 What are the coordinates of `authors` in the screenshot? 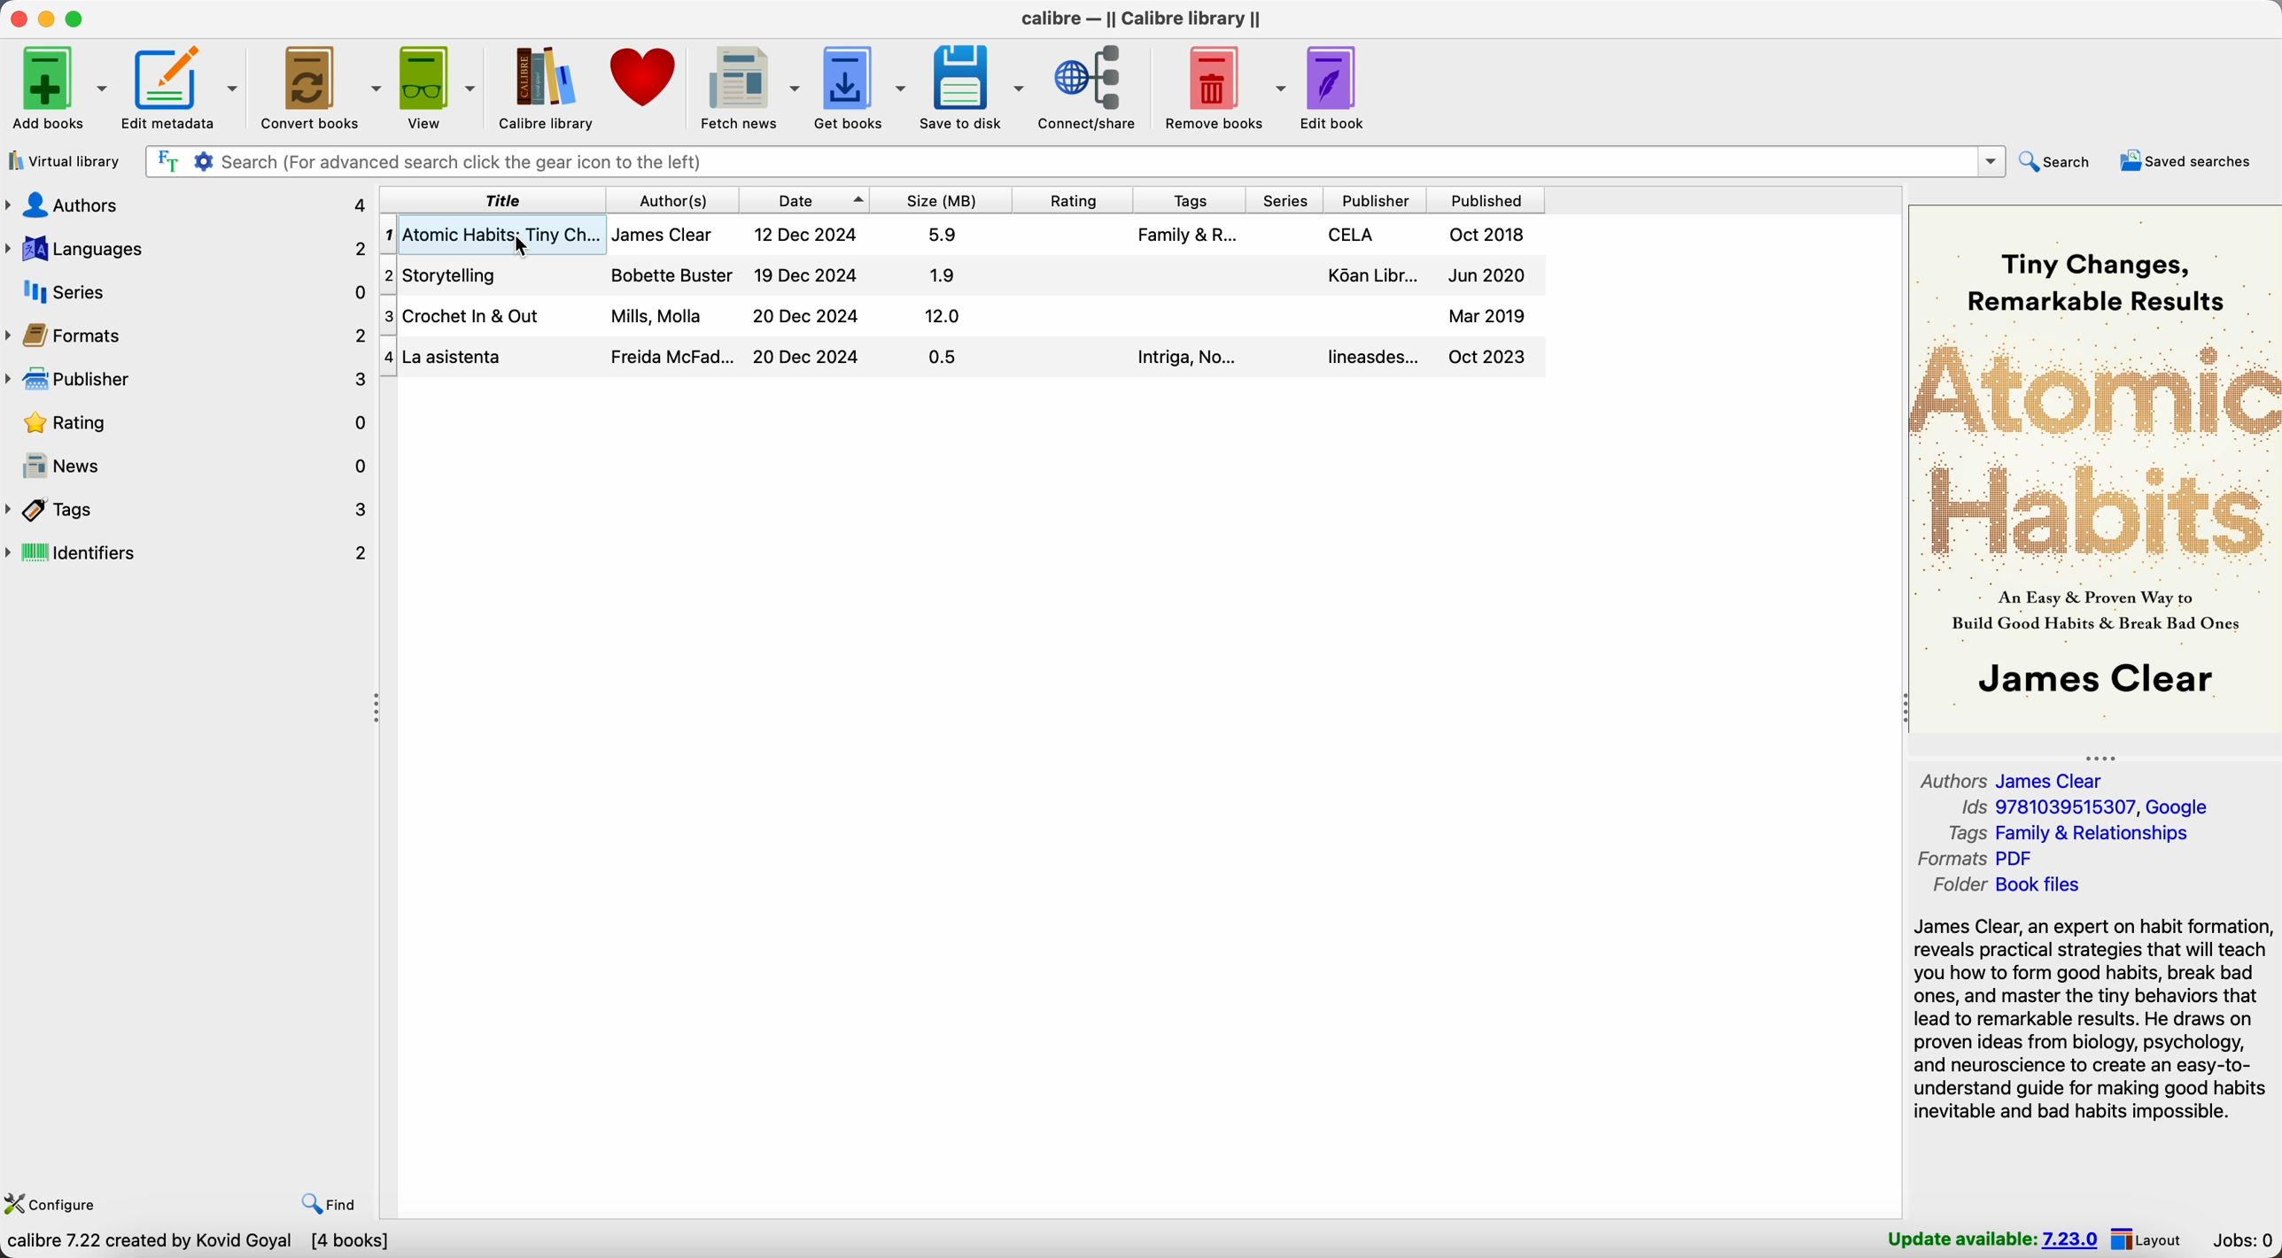 It's located at (2016, 777).